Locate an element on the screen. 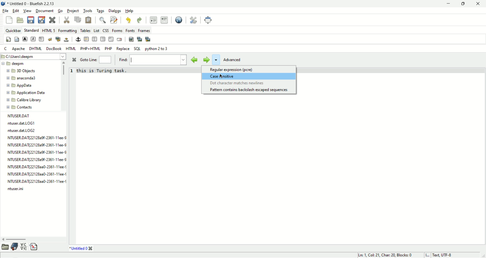 Image resolution: width=486 pixels, height=258 pixels. case sensitive is located at coordinates (235, 76).